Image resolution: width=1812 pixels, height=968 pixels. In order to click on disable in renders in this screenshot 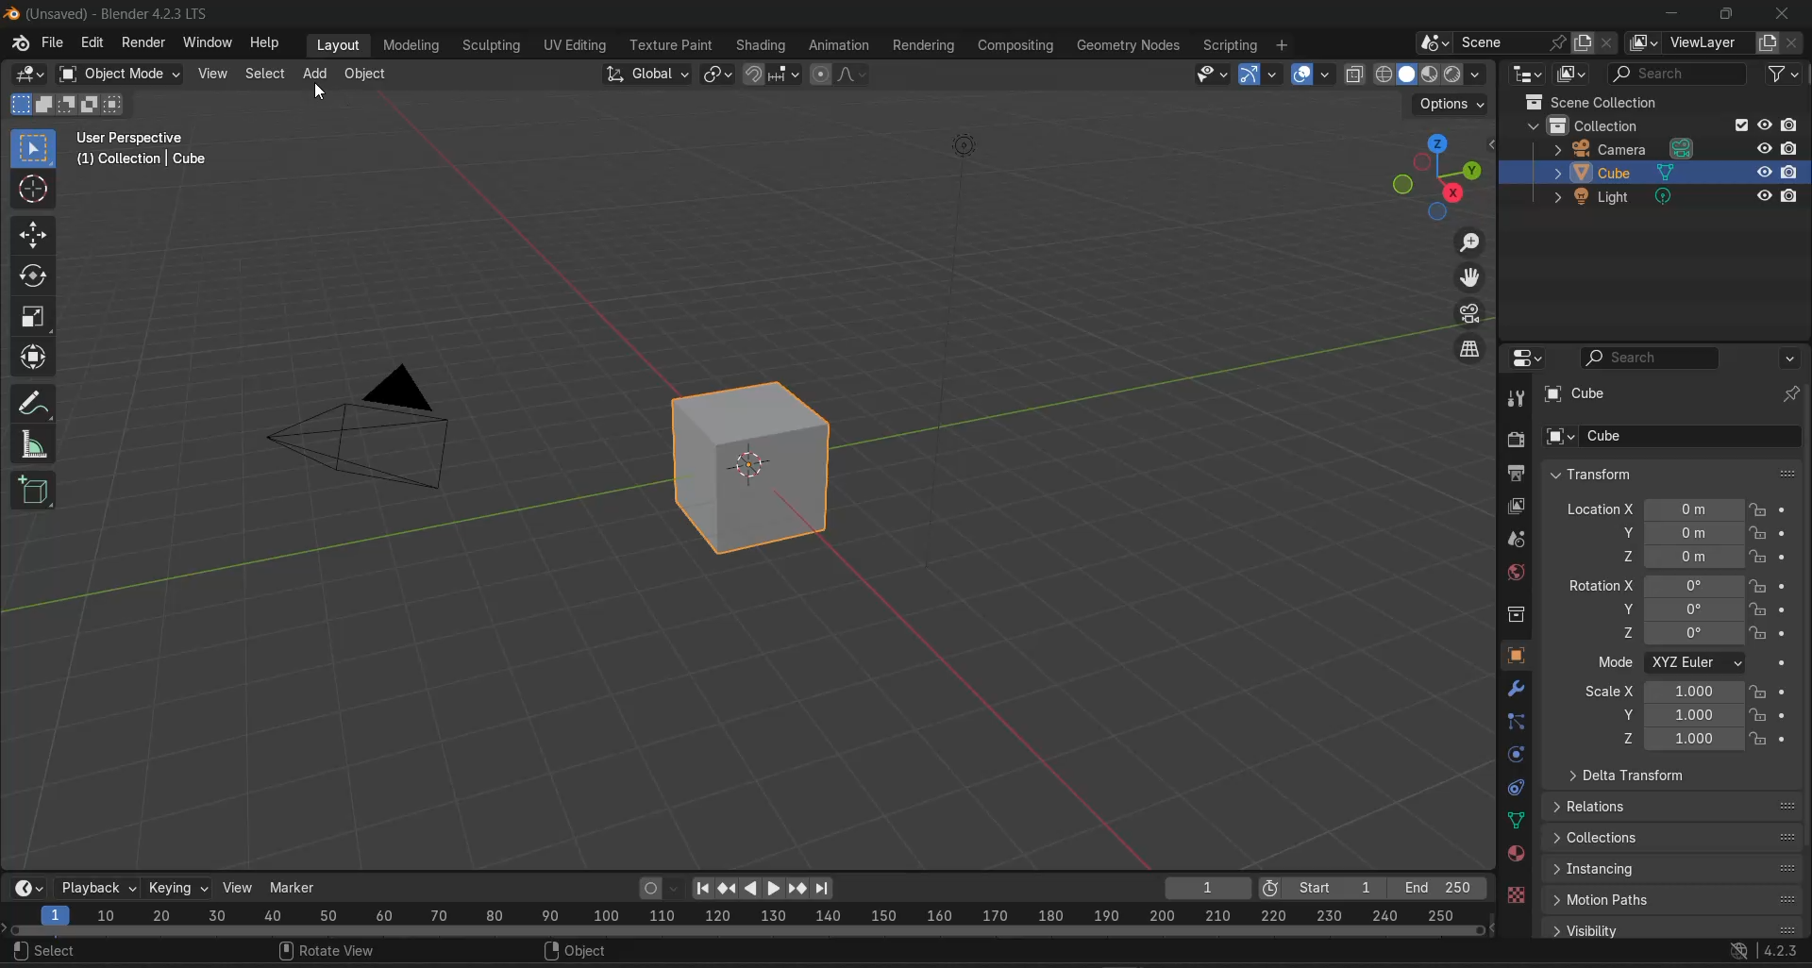, I will do `click(1792, 172)`.